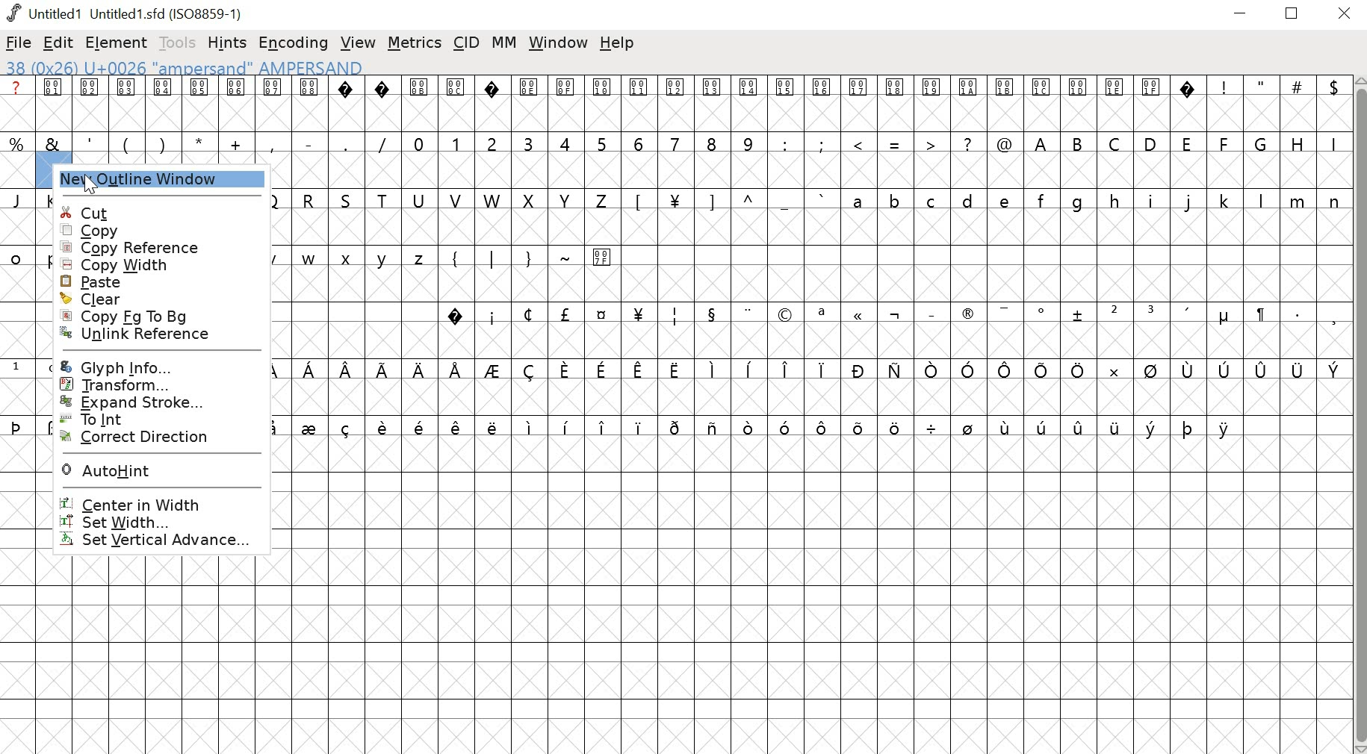 Image resolution: width=1367 pixels, height=754 pixels. I want to click on [, so click(638, 200).